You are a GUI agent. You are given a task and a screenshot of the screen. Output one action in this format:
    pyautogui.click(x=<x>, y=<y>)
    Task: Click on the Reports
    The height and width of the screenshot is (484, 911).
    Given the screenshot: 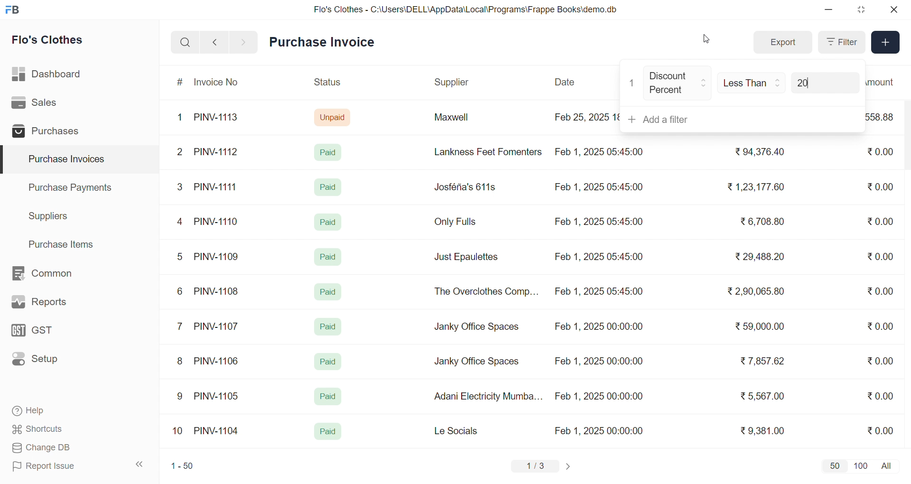 What is the action you would take?
    pyautogui.click(x=50, y=304)
    